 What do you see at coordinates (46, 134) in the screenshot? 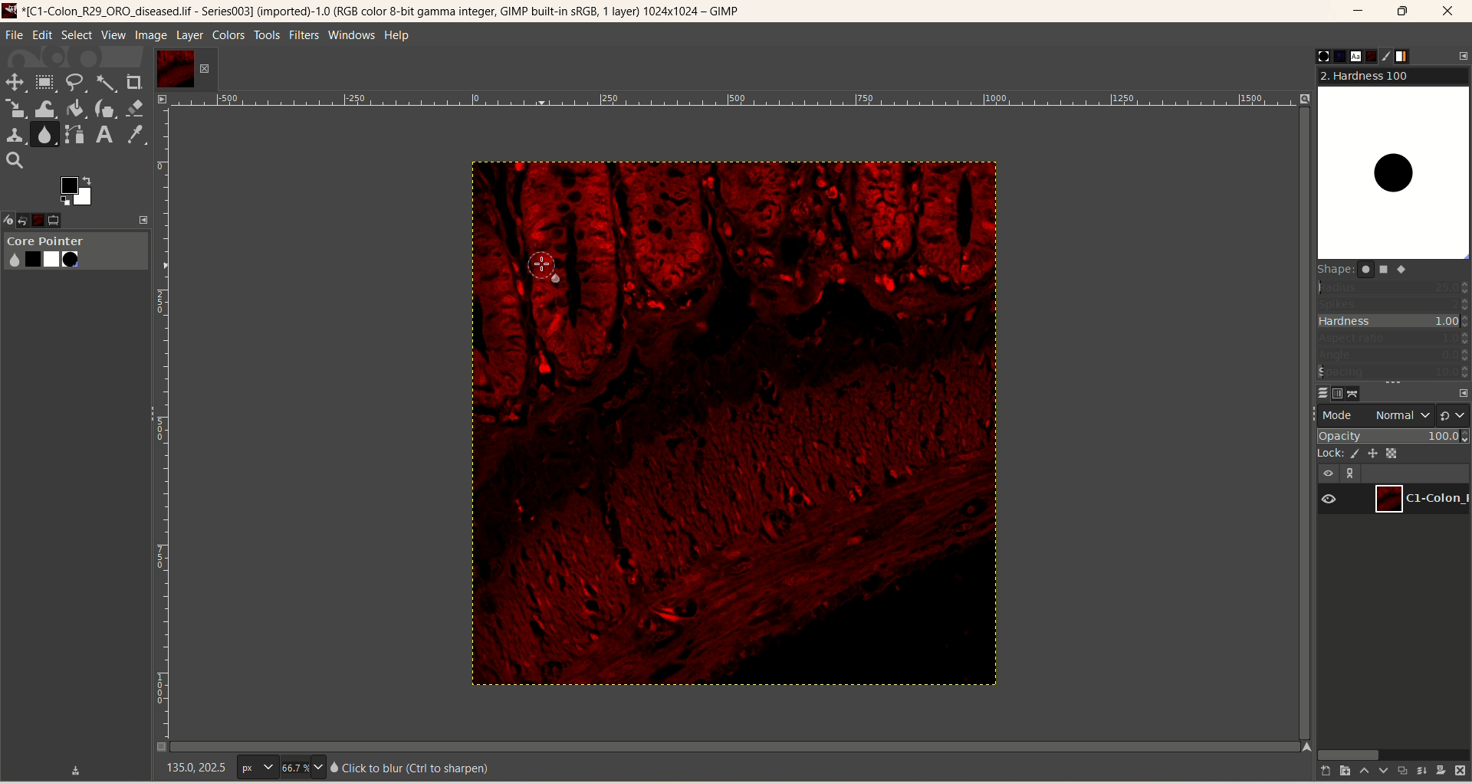
I see `smudge tool` at bounding box center [46, 134].